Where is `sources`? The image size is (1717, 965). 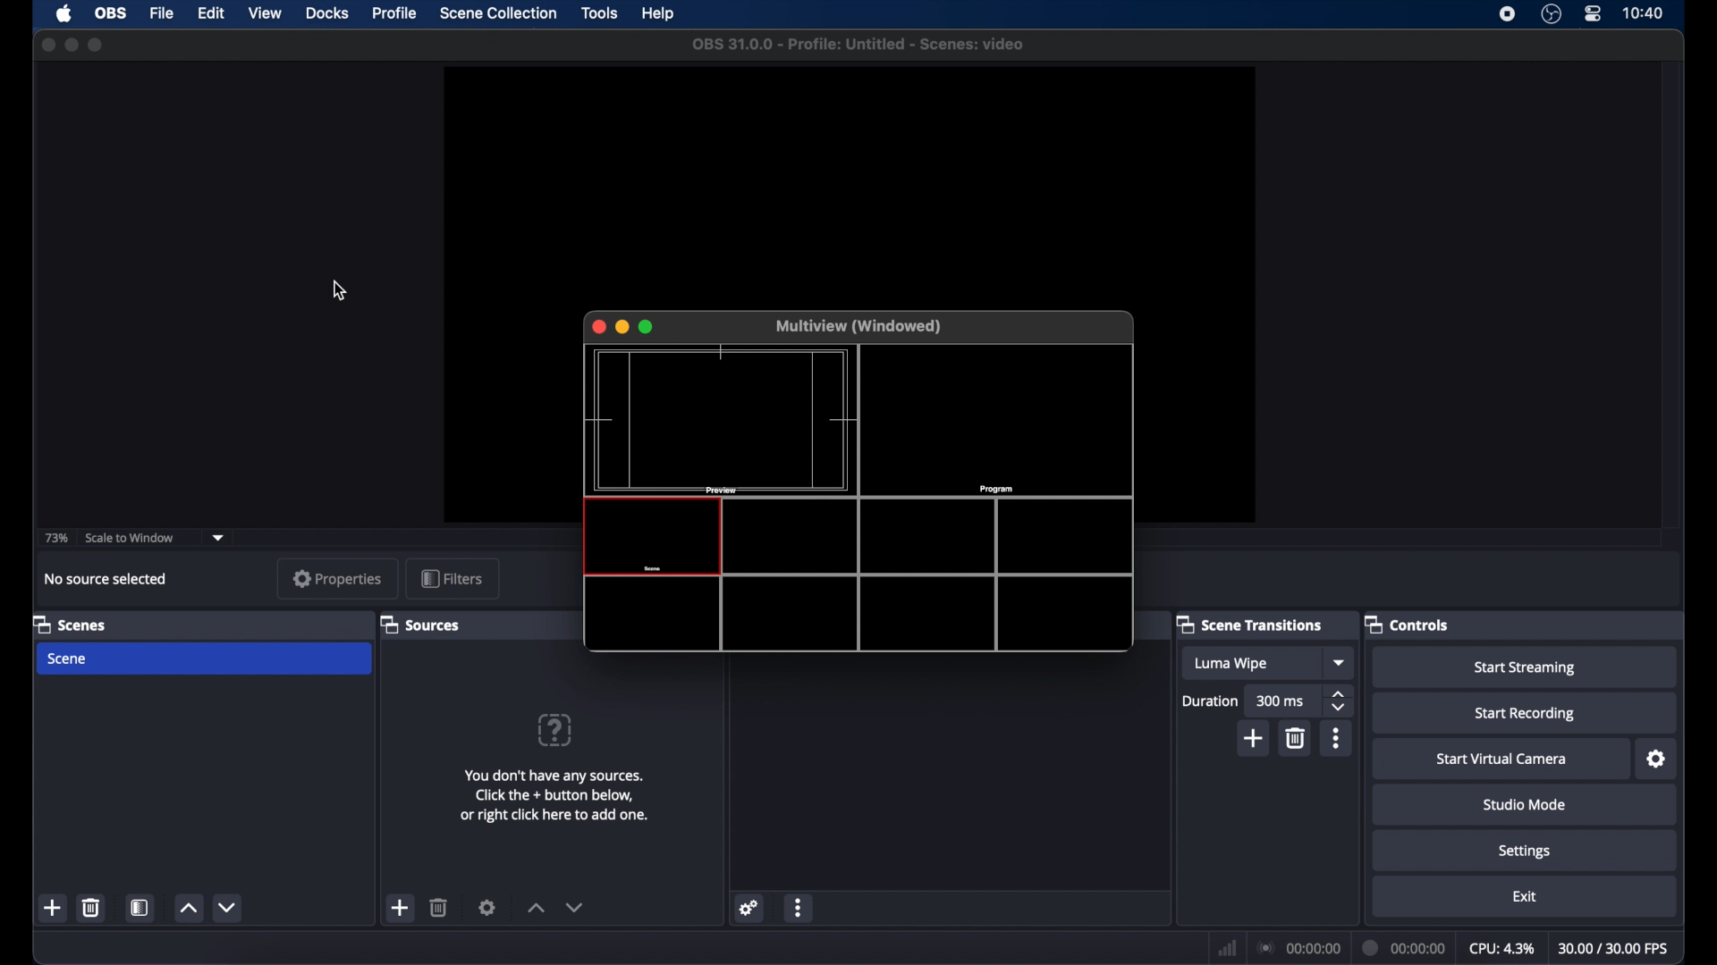 sources is located at coordinates (422, 624).